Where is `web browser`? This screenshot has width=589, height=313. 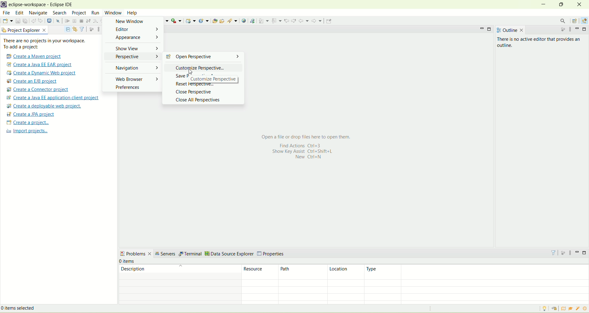 web browser is located at coordinates (135, 79).